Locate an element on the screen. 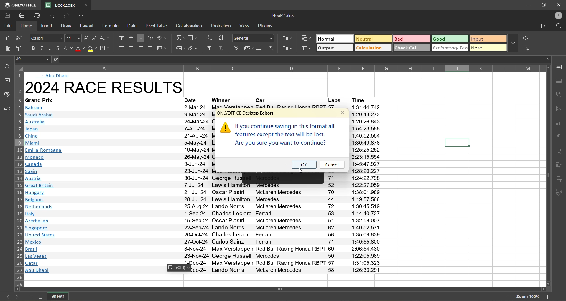  close is located at coordinates (559, 4).